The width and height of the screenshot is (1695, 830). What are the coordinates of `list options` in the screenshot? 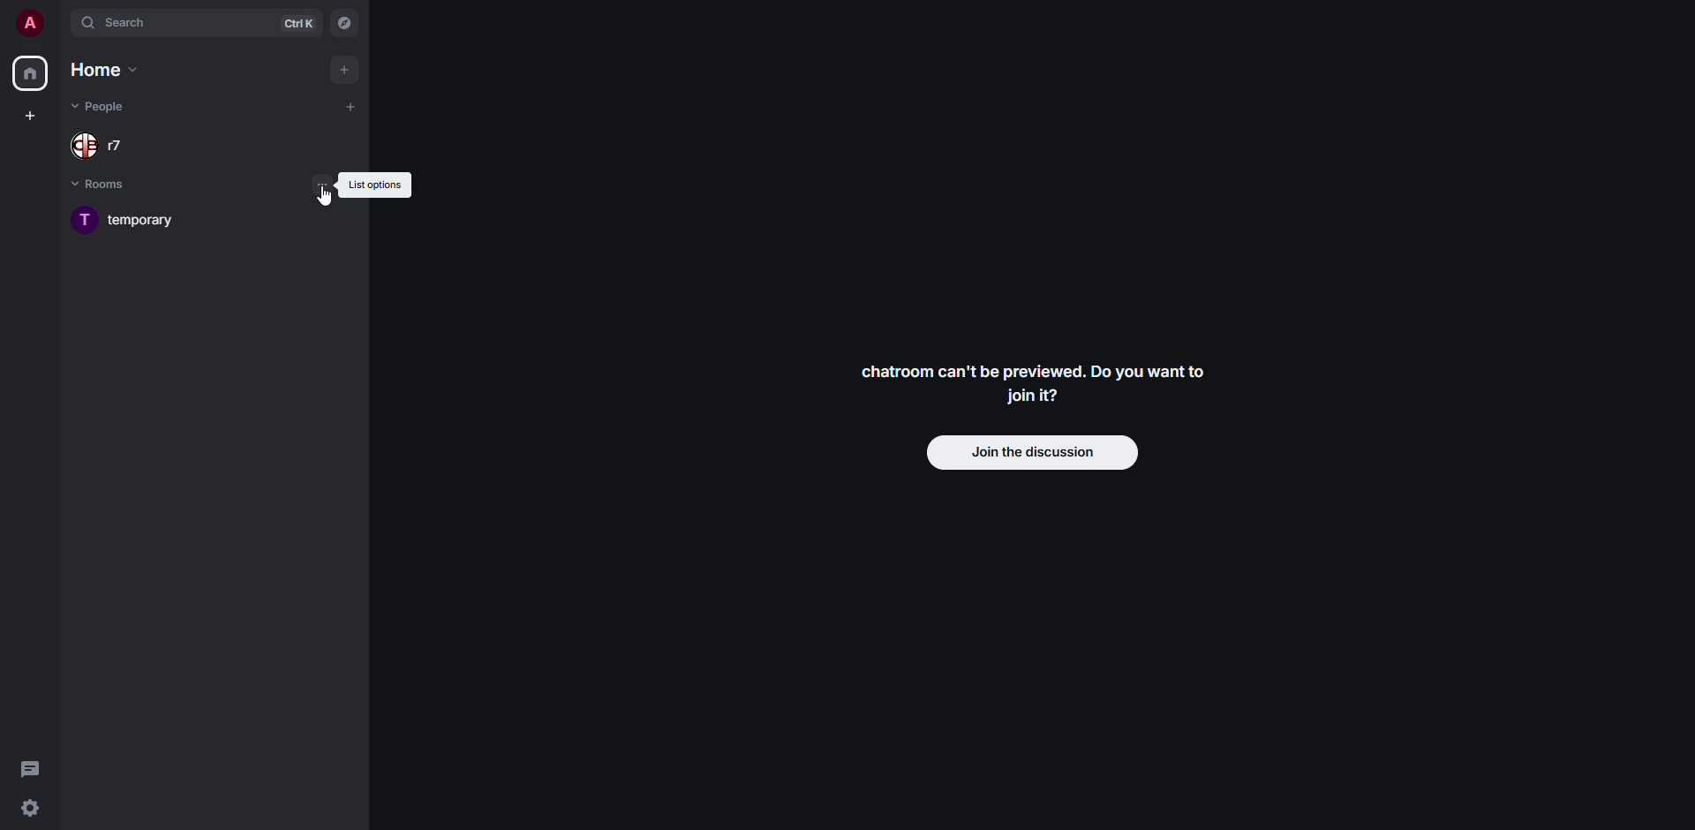 It's located at (377, 185).